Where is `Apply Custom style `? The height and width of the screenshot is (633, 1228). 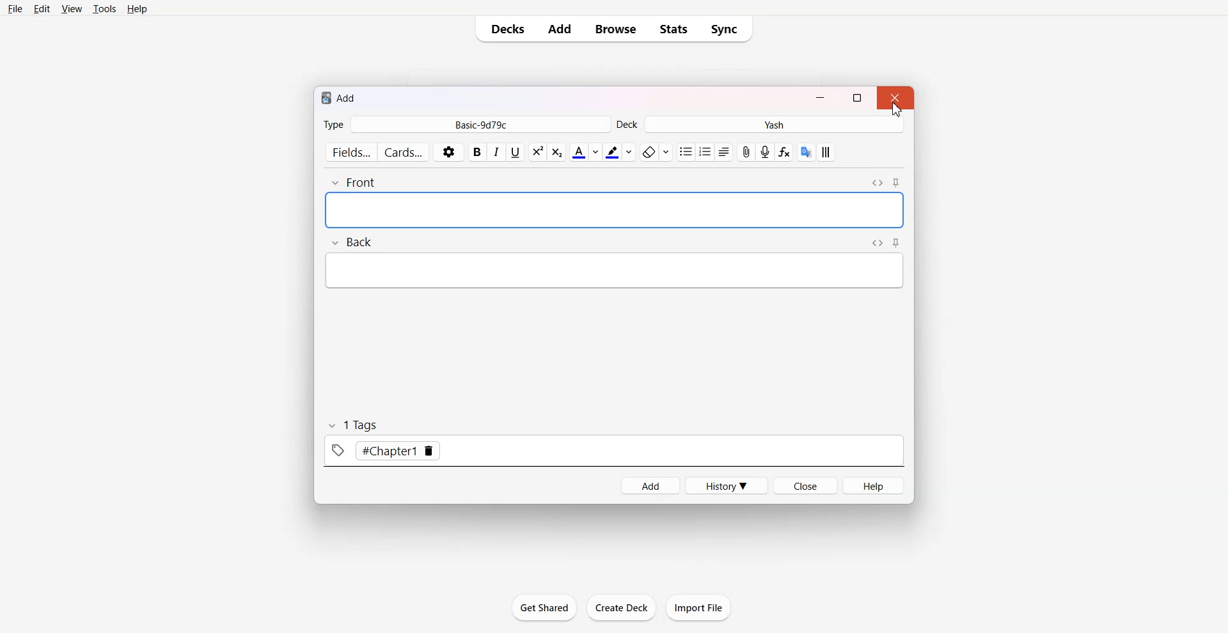
Apply Custom style  is located at coordinates (825, 152).